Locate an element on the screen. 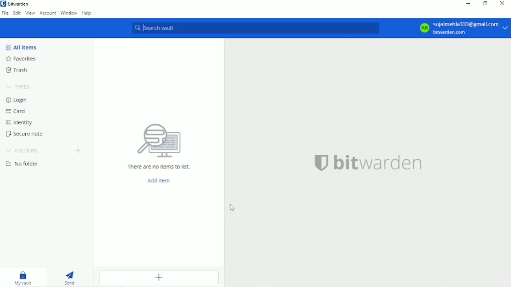 This screenshot has height=287, width=511. There are no items to list is located at coordinates (161, 167).